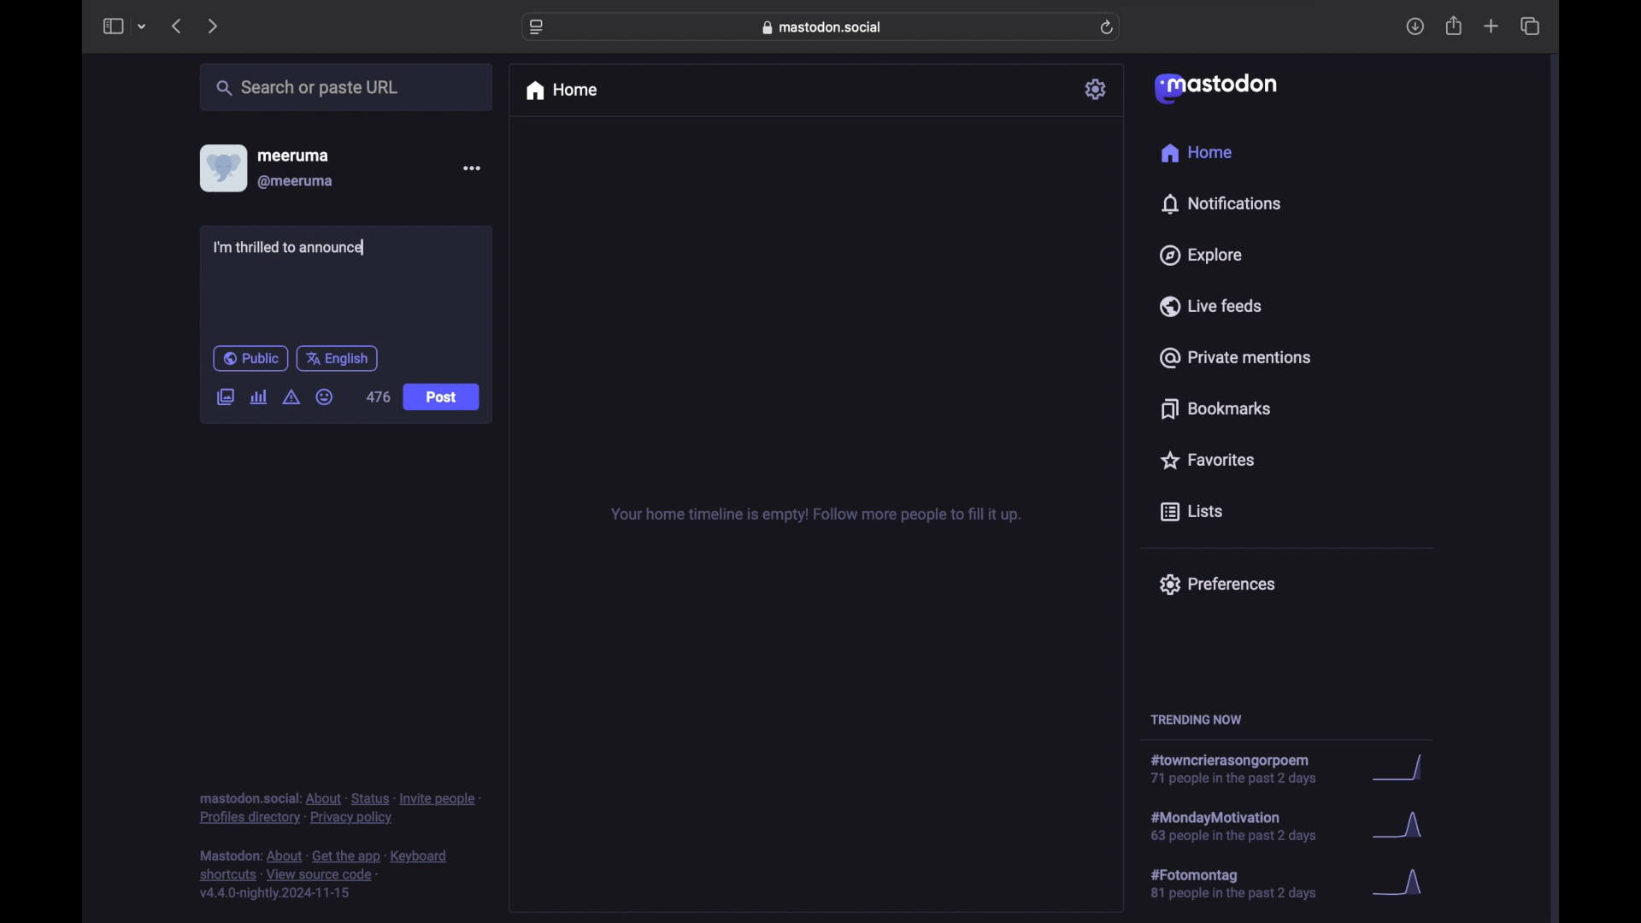 This screenshot has height=923, width=1641. Describe the element at coordinates (1097, 89) in the screenshot. I see `settings` at that location.